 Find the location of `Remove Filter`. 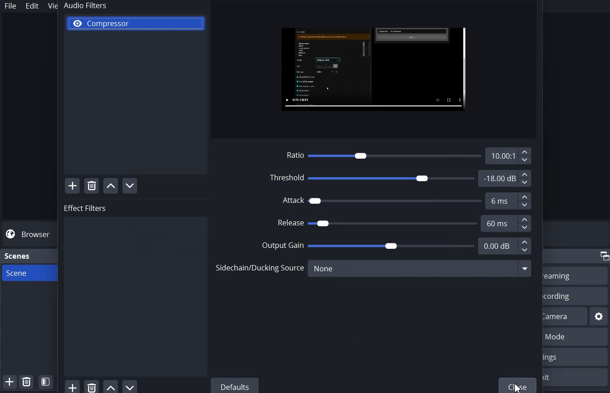

Remove Filter is located at coordinates (92, 185).